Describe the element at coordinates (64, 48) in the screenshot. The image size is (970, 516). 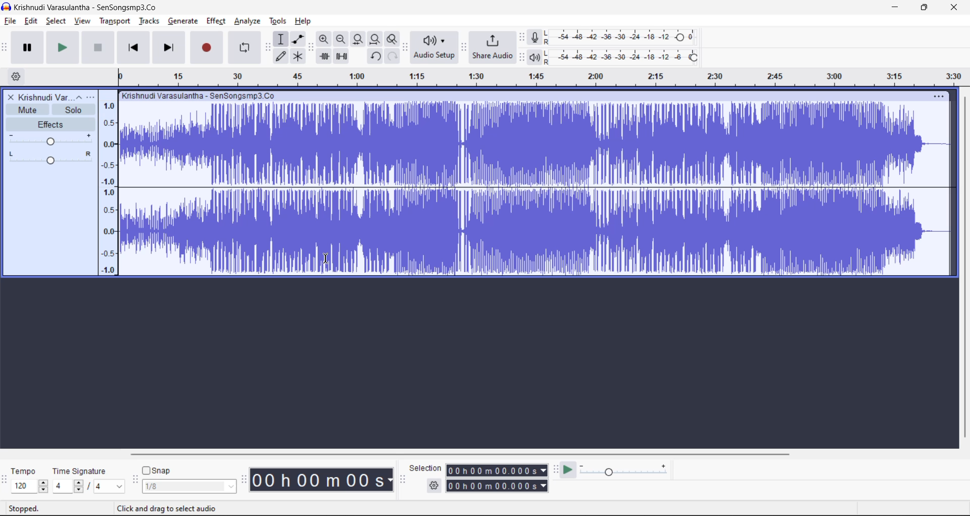
I see `play` at that location.